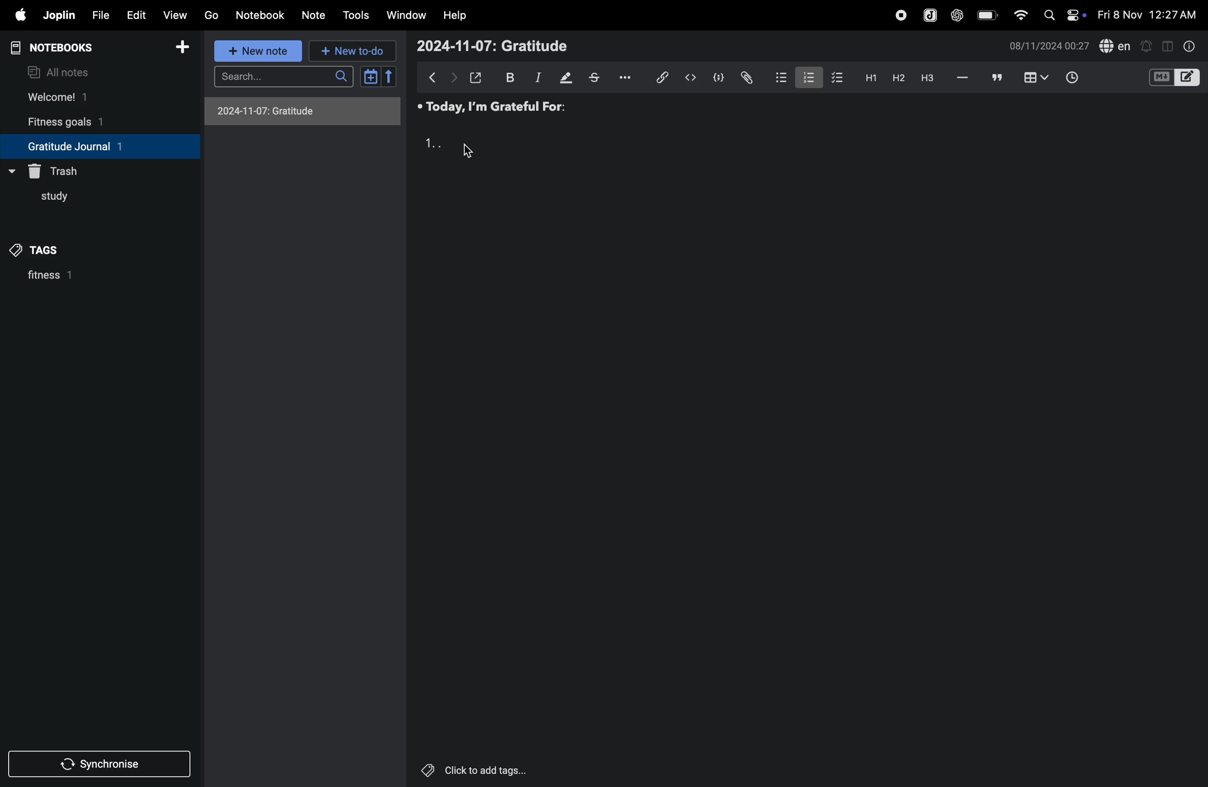 The height and width of the screenshot is (787, 1208). What do you see at coordinates (469, 768) in the screenshot?
I see `click to add tags` at bounding box center [469, 768].